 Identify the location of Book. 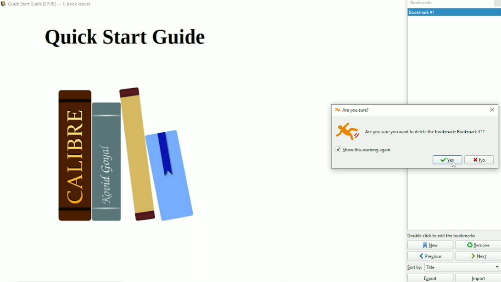
(133, 158).